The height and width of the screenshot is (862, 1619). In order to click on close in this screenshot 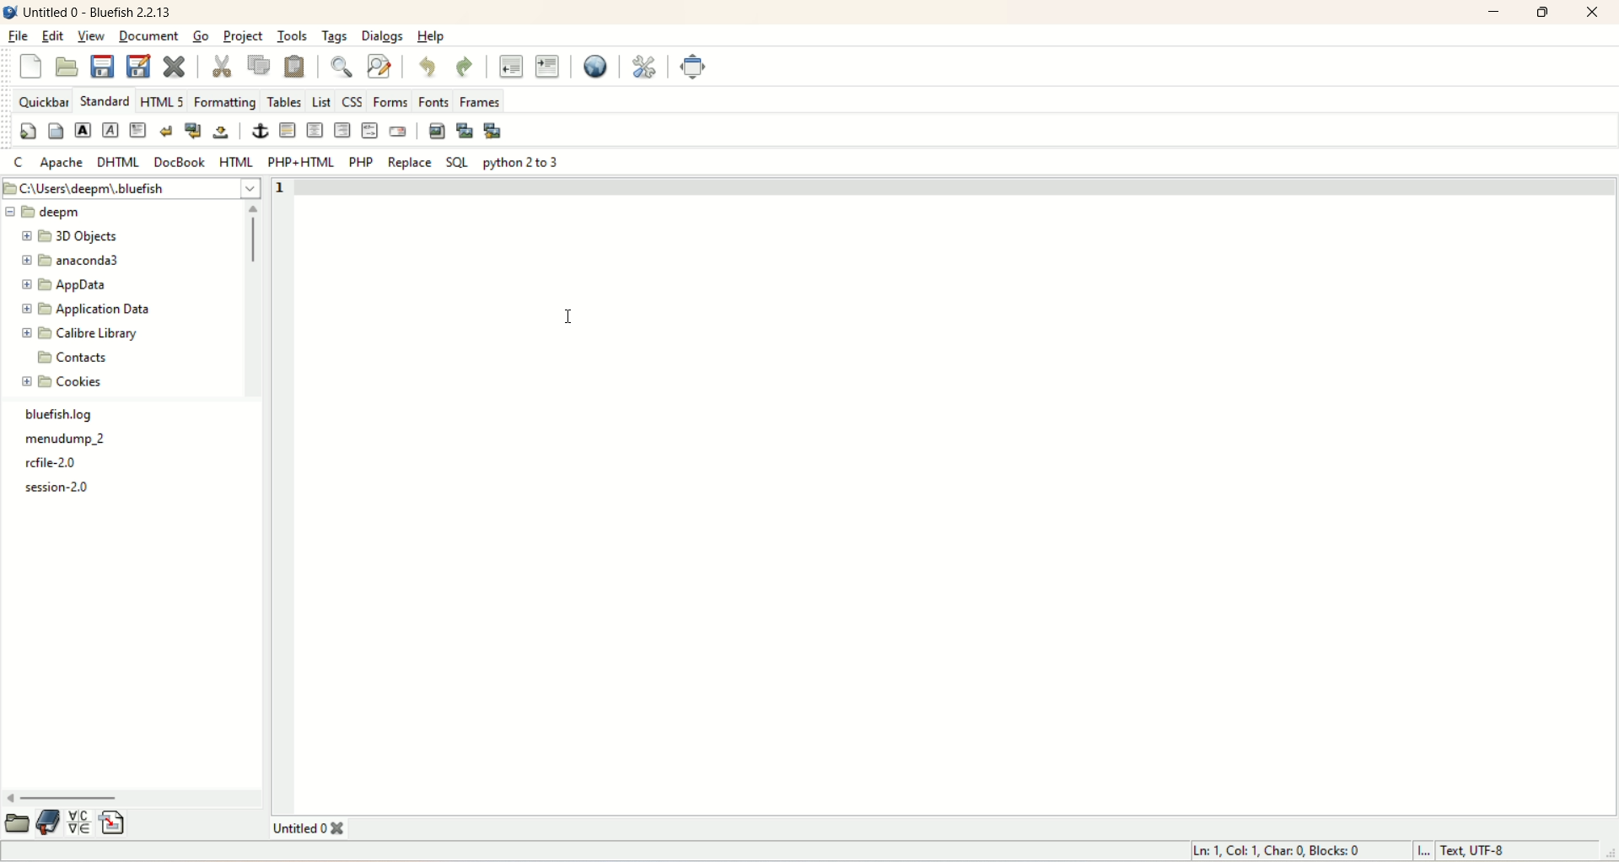, I will do `click(29, 67)`.